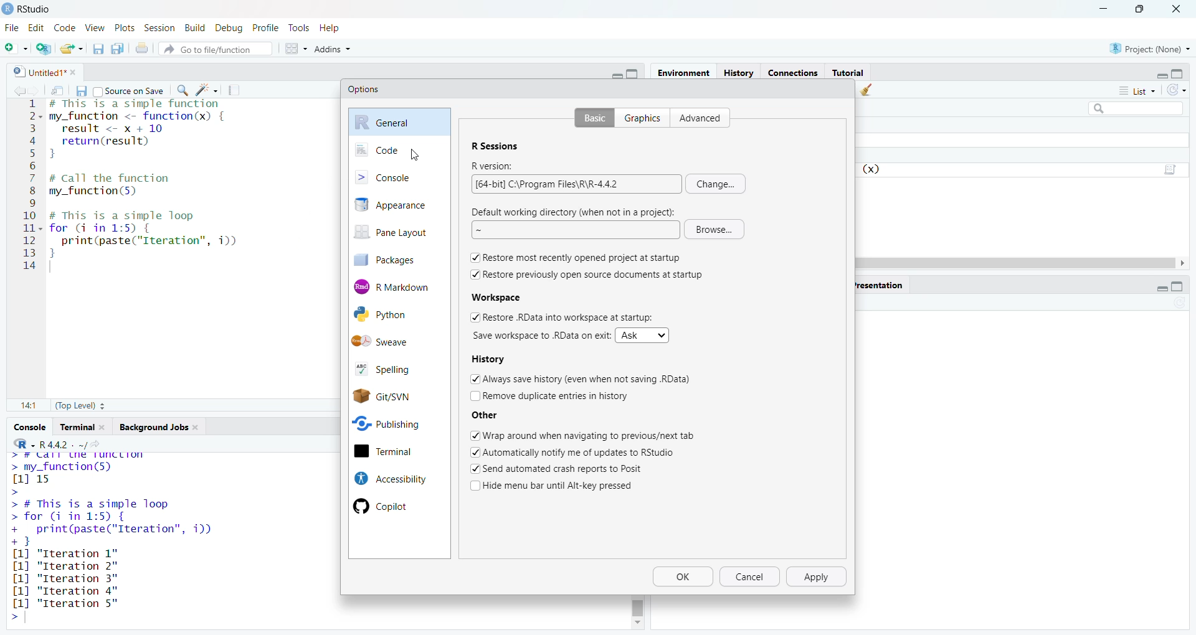 Image resolution: width=1196 pixels, height=635 pixels. I want to click on new file, so click(16, 46).